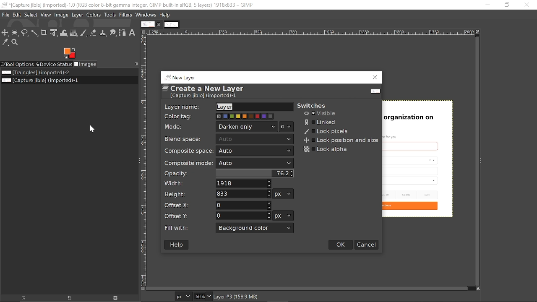 The width and height of the screenshot is (537, 302). I want to click on Navigate this window, so click(477, 289).